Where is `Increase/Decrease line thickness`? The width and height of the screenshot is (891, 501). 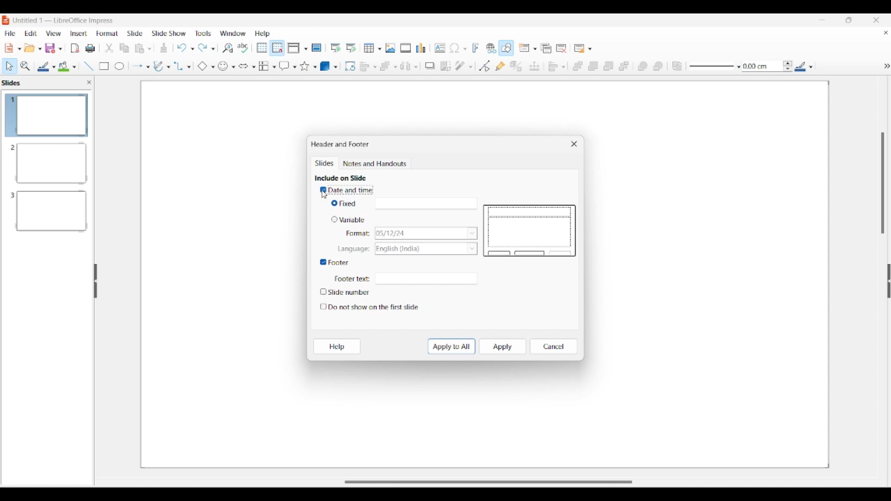
Increase/Decrease line thickness is located at coordinates (788, 66).